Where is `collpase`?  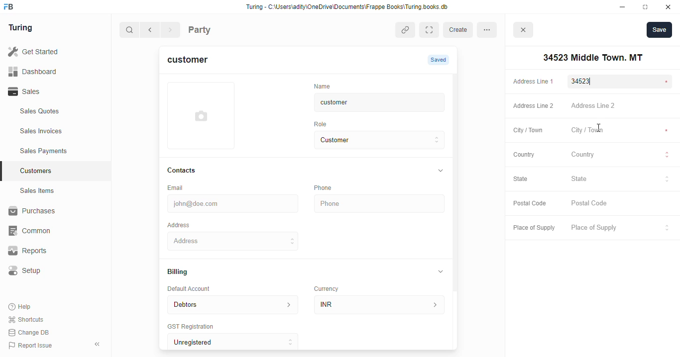 collpase is located at coordinates (97, 344).